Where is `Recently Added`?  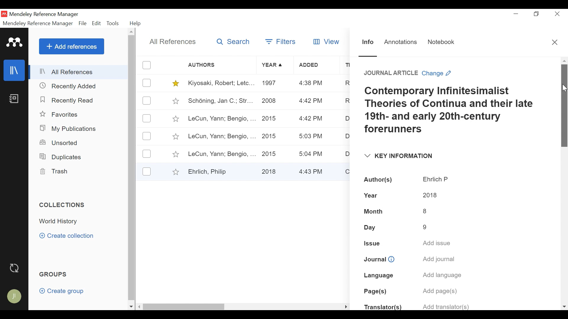
Recently Added is located at coordinates (68, 100).